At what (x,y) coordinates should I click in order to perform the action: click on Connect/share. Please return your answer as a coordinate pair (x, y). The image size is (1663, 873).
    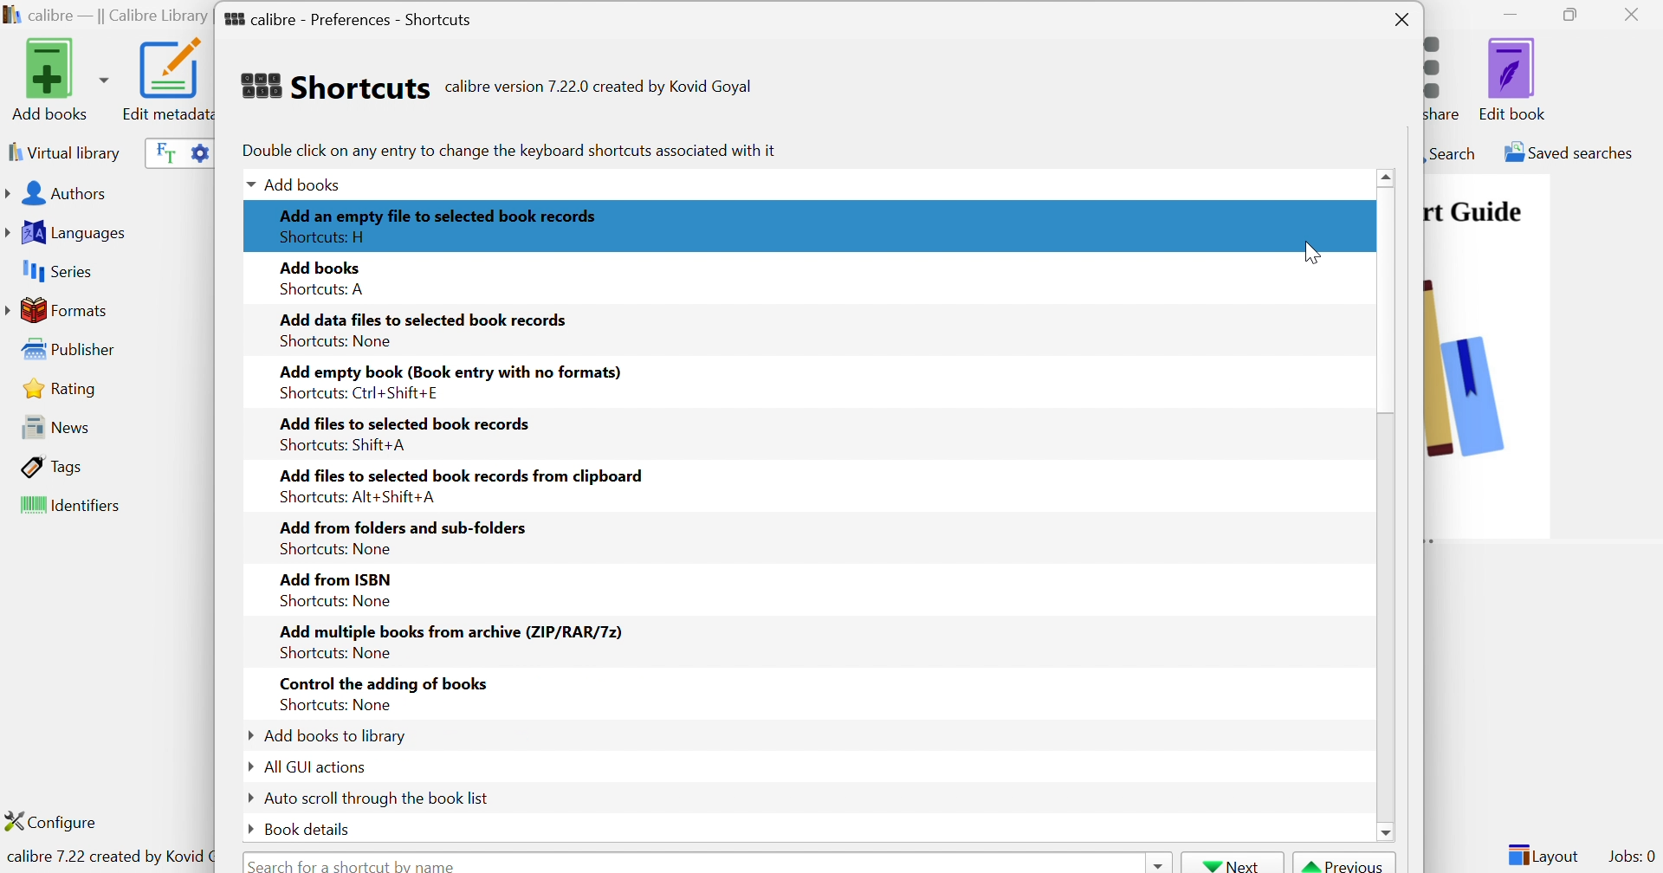
    Looking at the image, I should click on (1447, 74).